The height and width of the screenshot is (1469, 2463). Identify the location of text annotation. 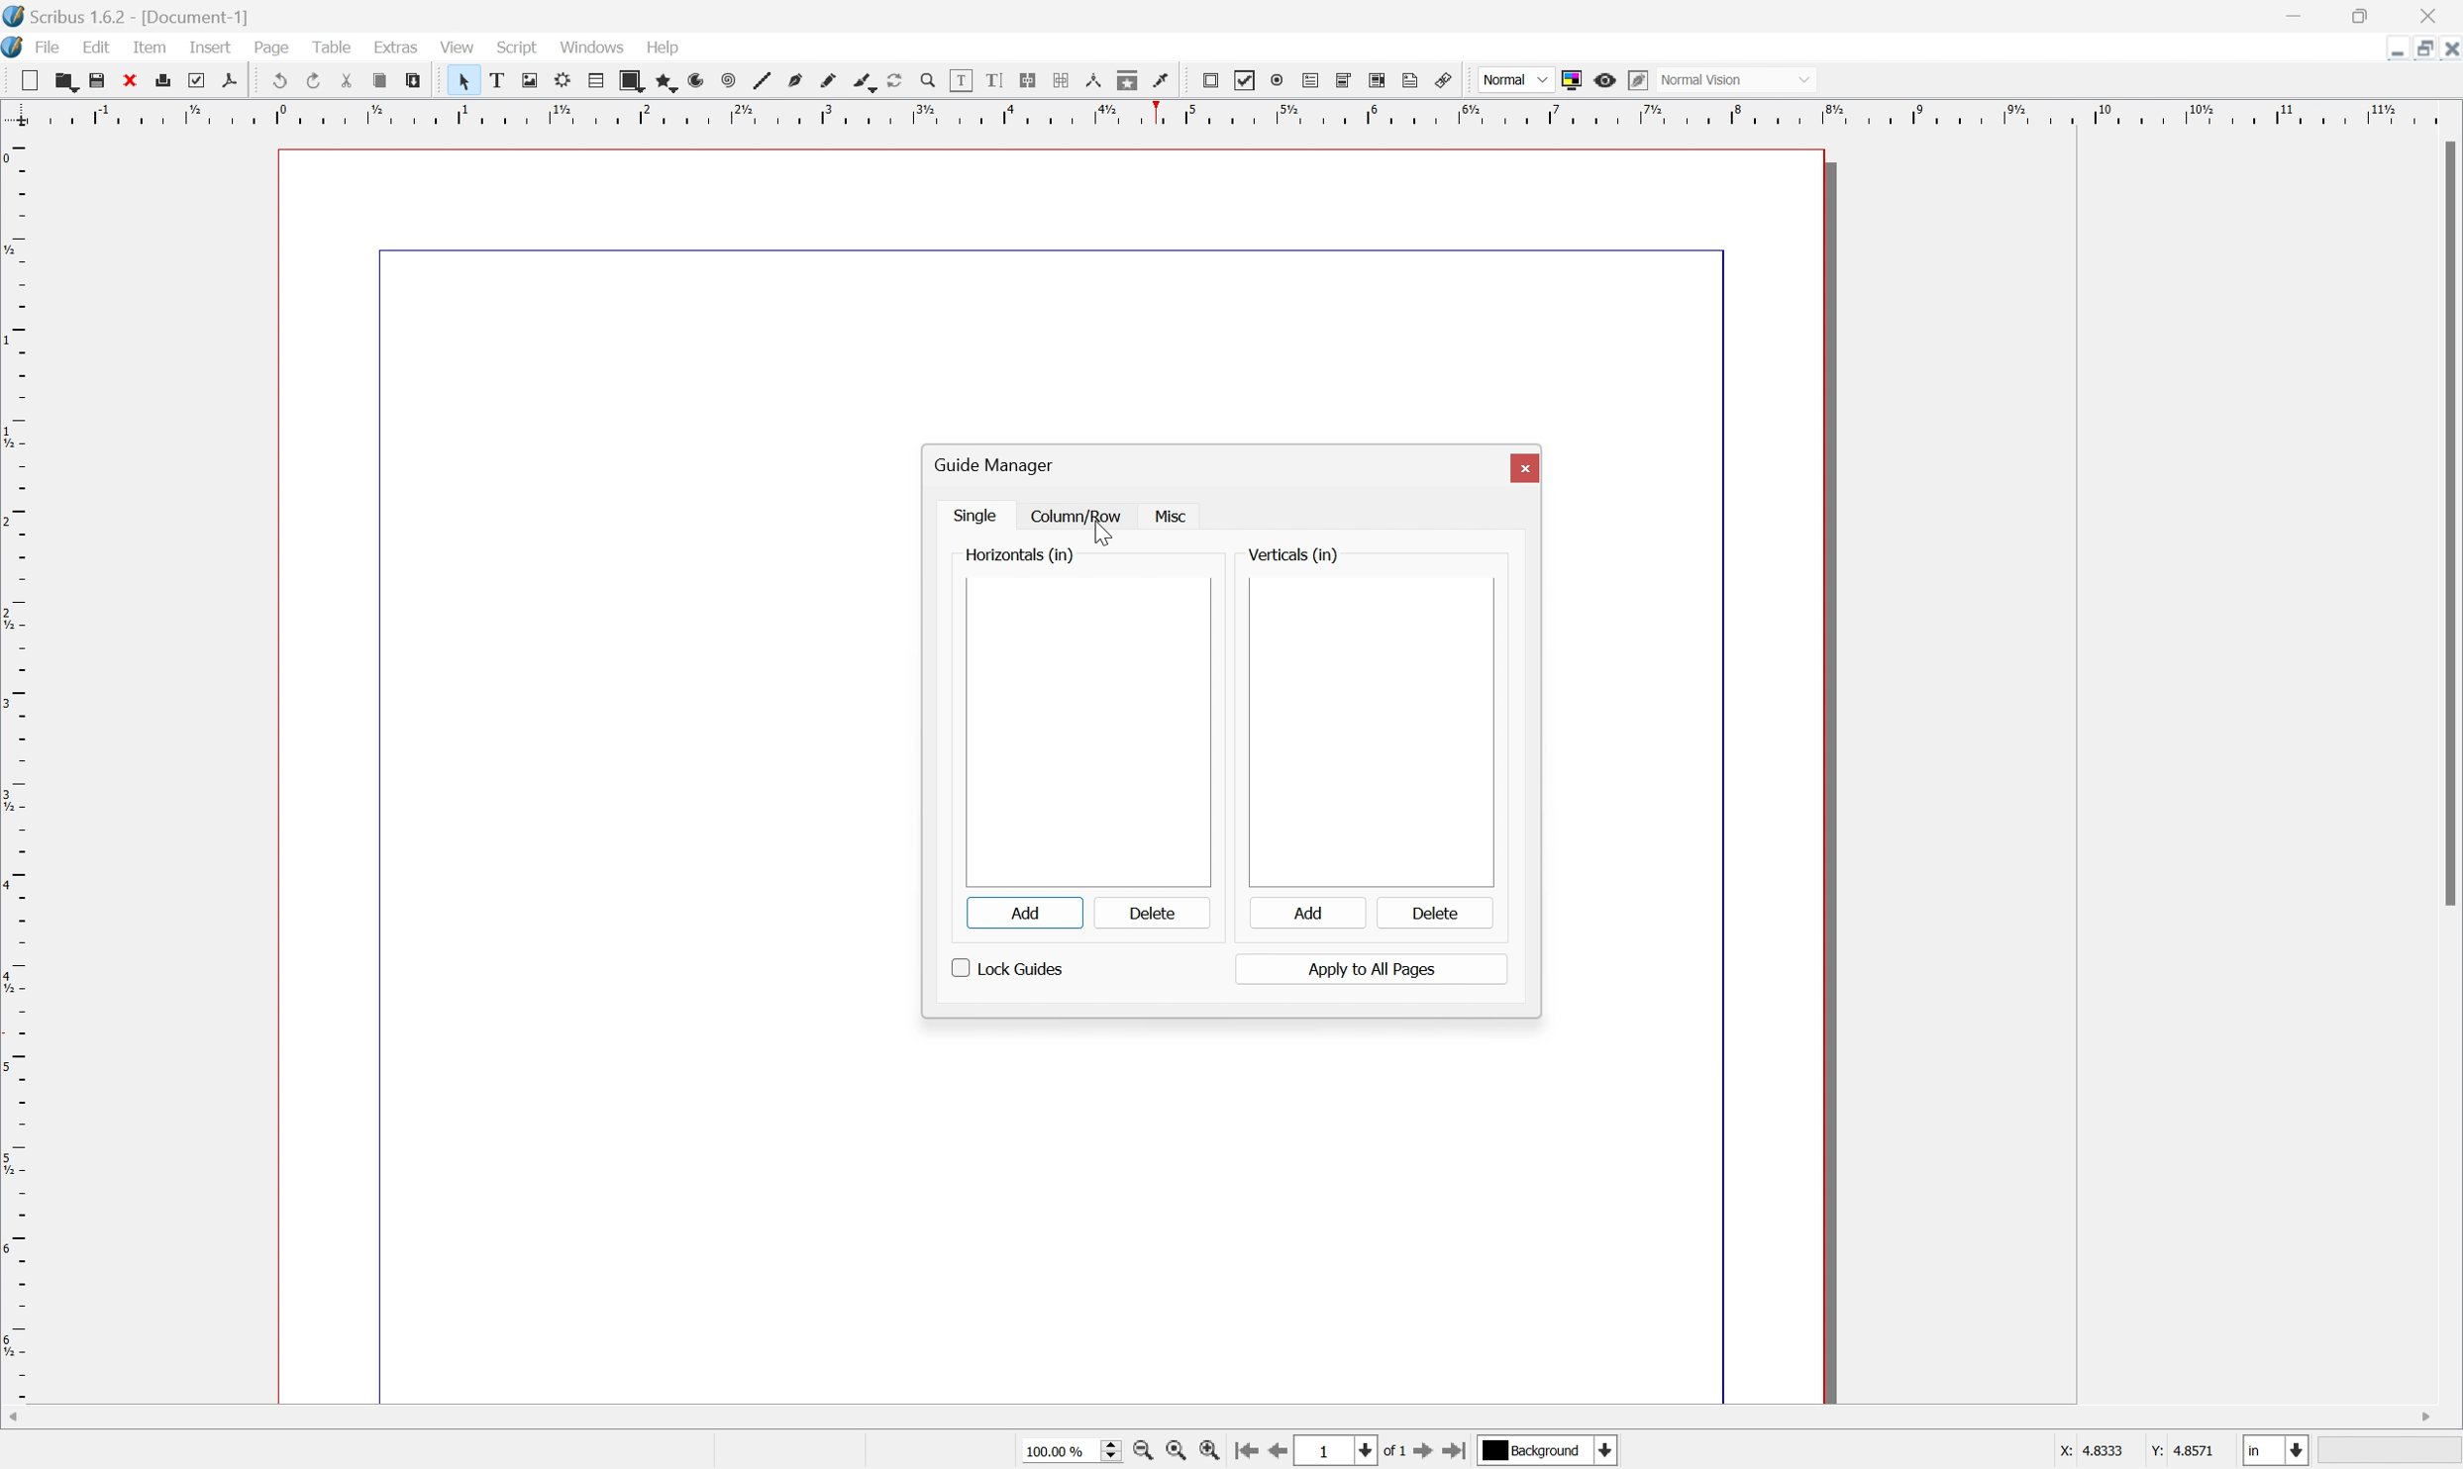
(1411, 79).